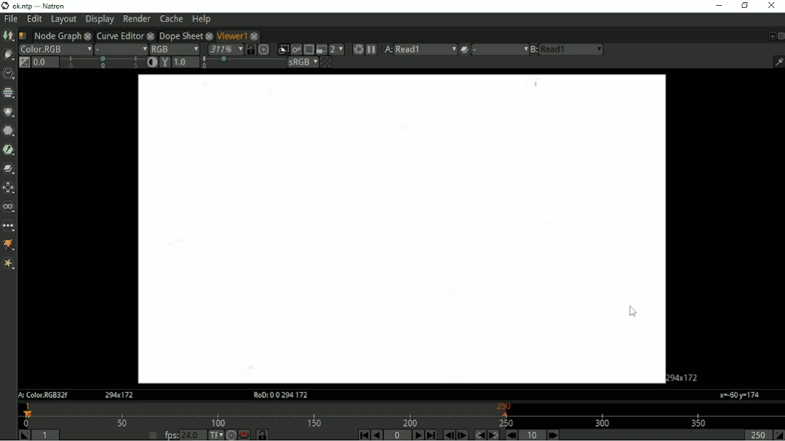 This screenshot has height=441, width=785. What do you see at coordinates (262, 435) in the screenshot?
I see `Timeline frame range` at bounding box center [262, 435].